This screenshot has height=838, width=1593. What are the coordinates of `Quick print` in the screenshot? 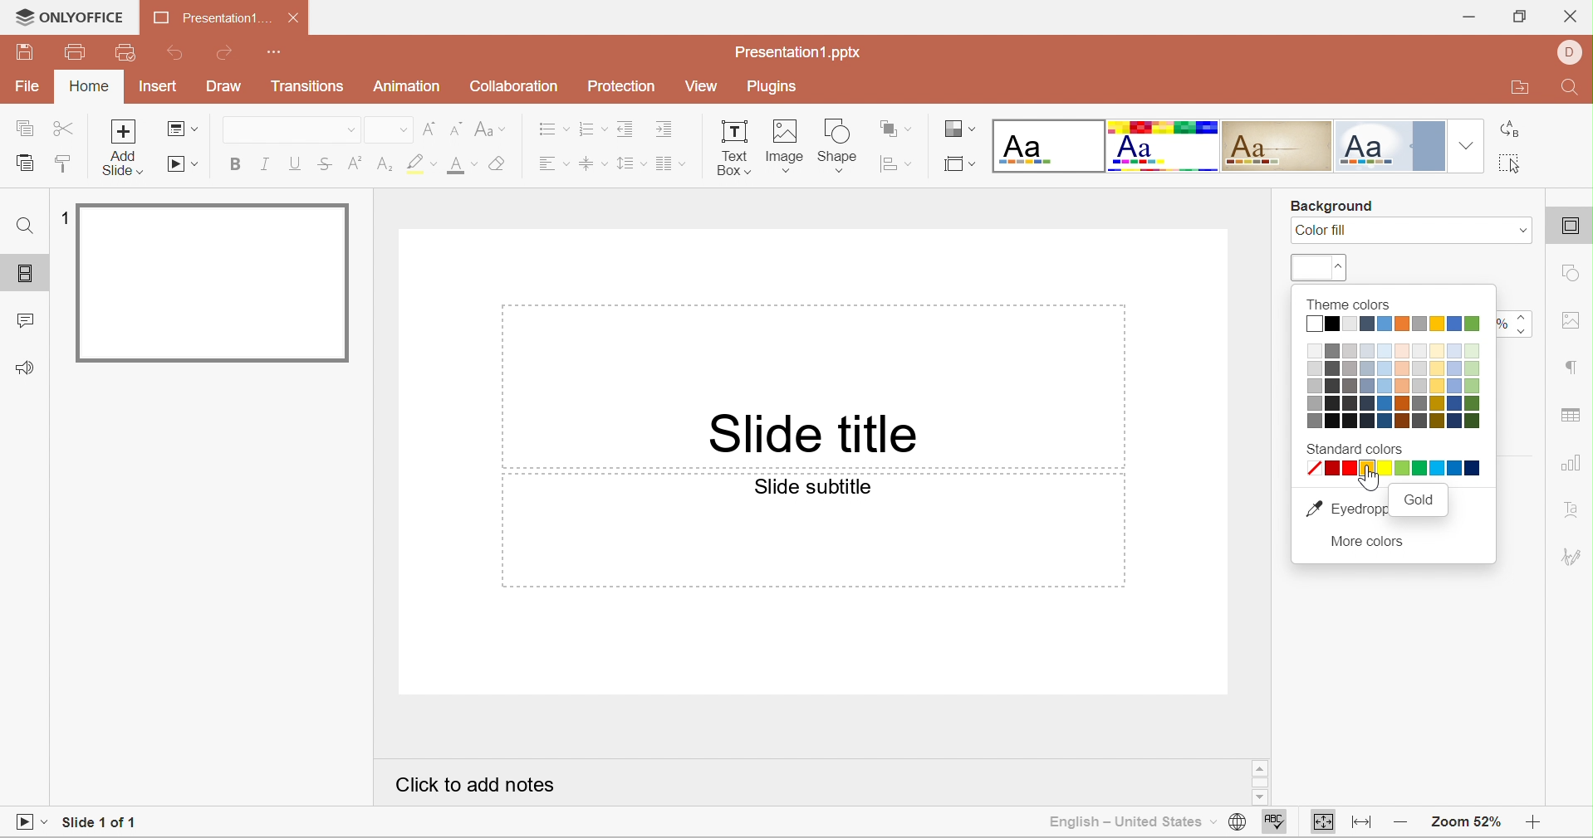 It's located at (123, 52).